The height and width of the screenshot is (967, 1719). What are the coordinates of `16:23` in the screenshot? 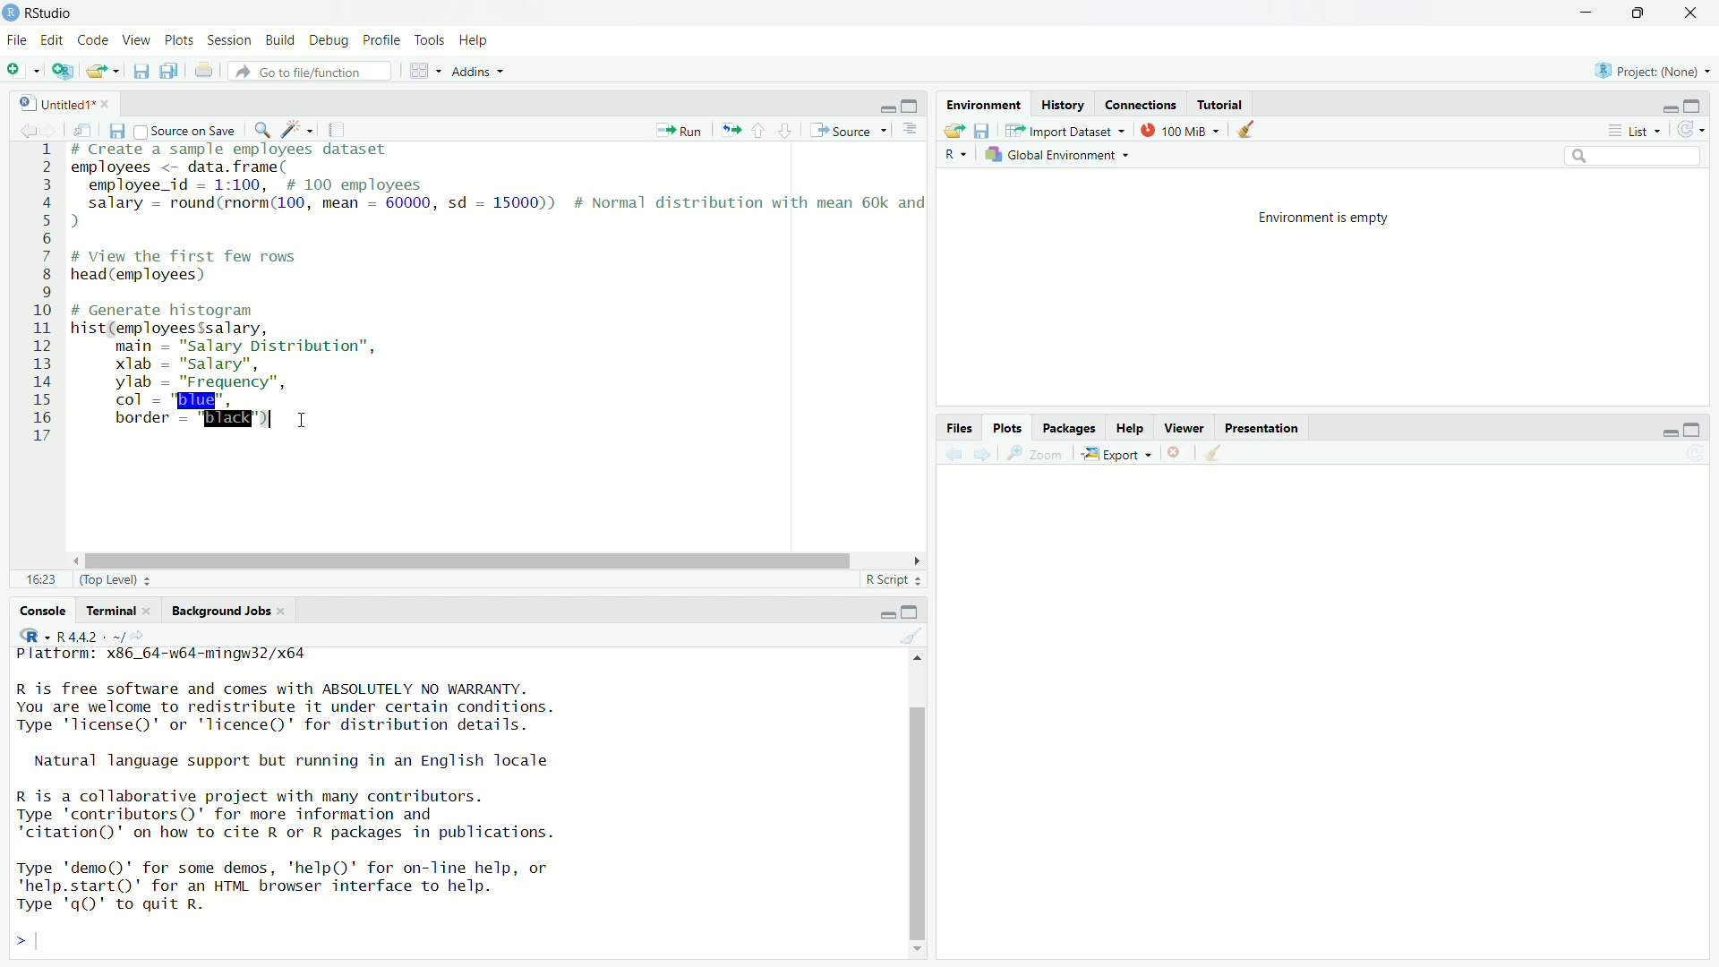 It's located at (43, 578).